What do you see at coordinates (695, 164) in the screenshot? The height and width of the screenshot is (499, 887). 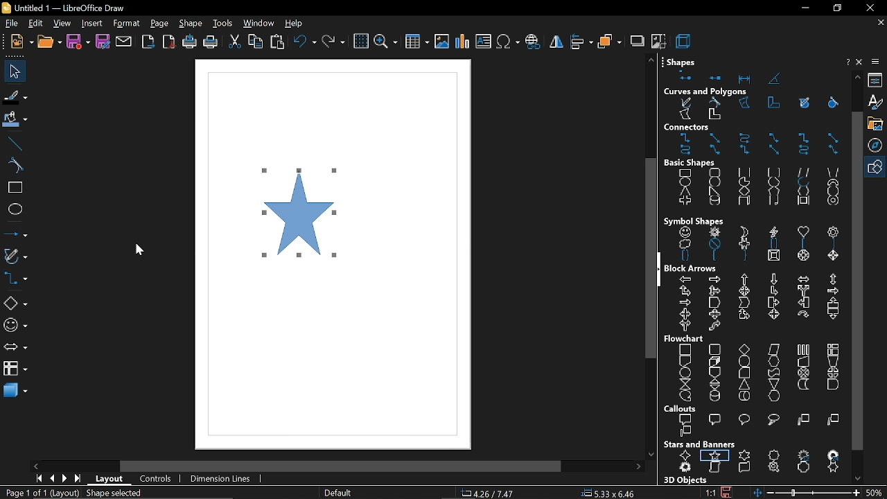 I see `basic shapes` at bounding box center [695, 164].